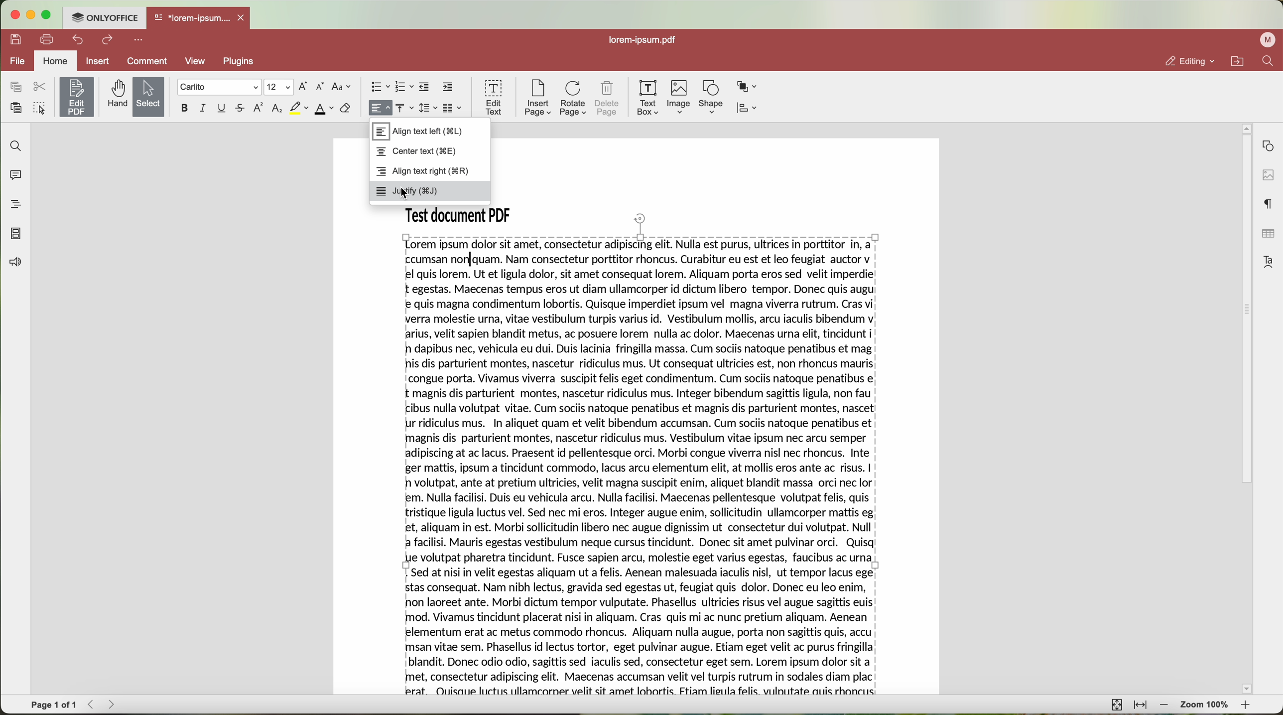  What do you see at coordinates (1248, 706) in the screenshot?
I see `zoom in` at bounding box center [1248, 706].